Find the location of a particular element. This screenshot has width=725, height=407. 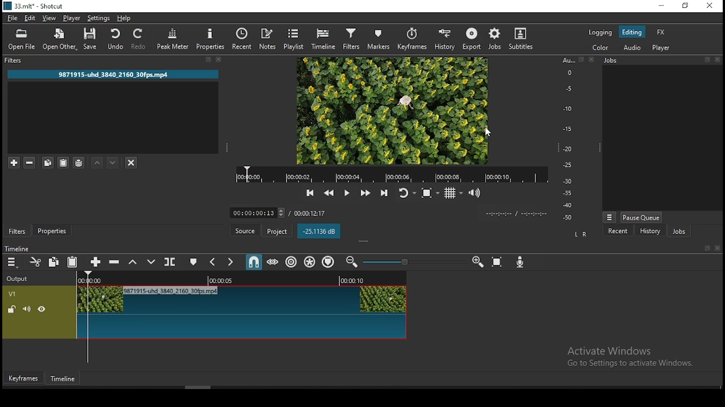

redo is located at coordinates (140, 40).